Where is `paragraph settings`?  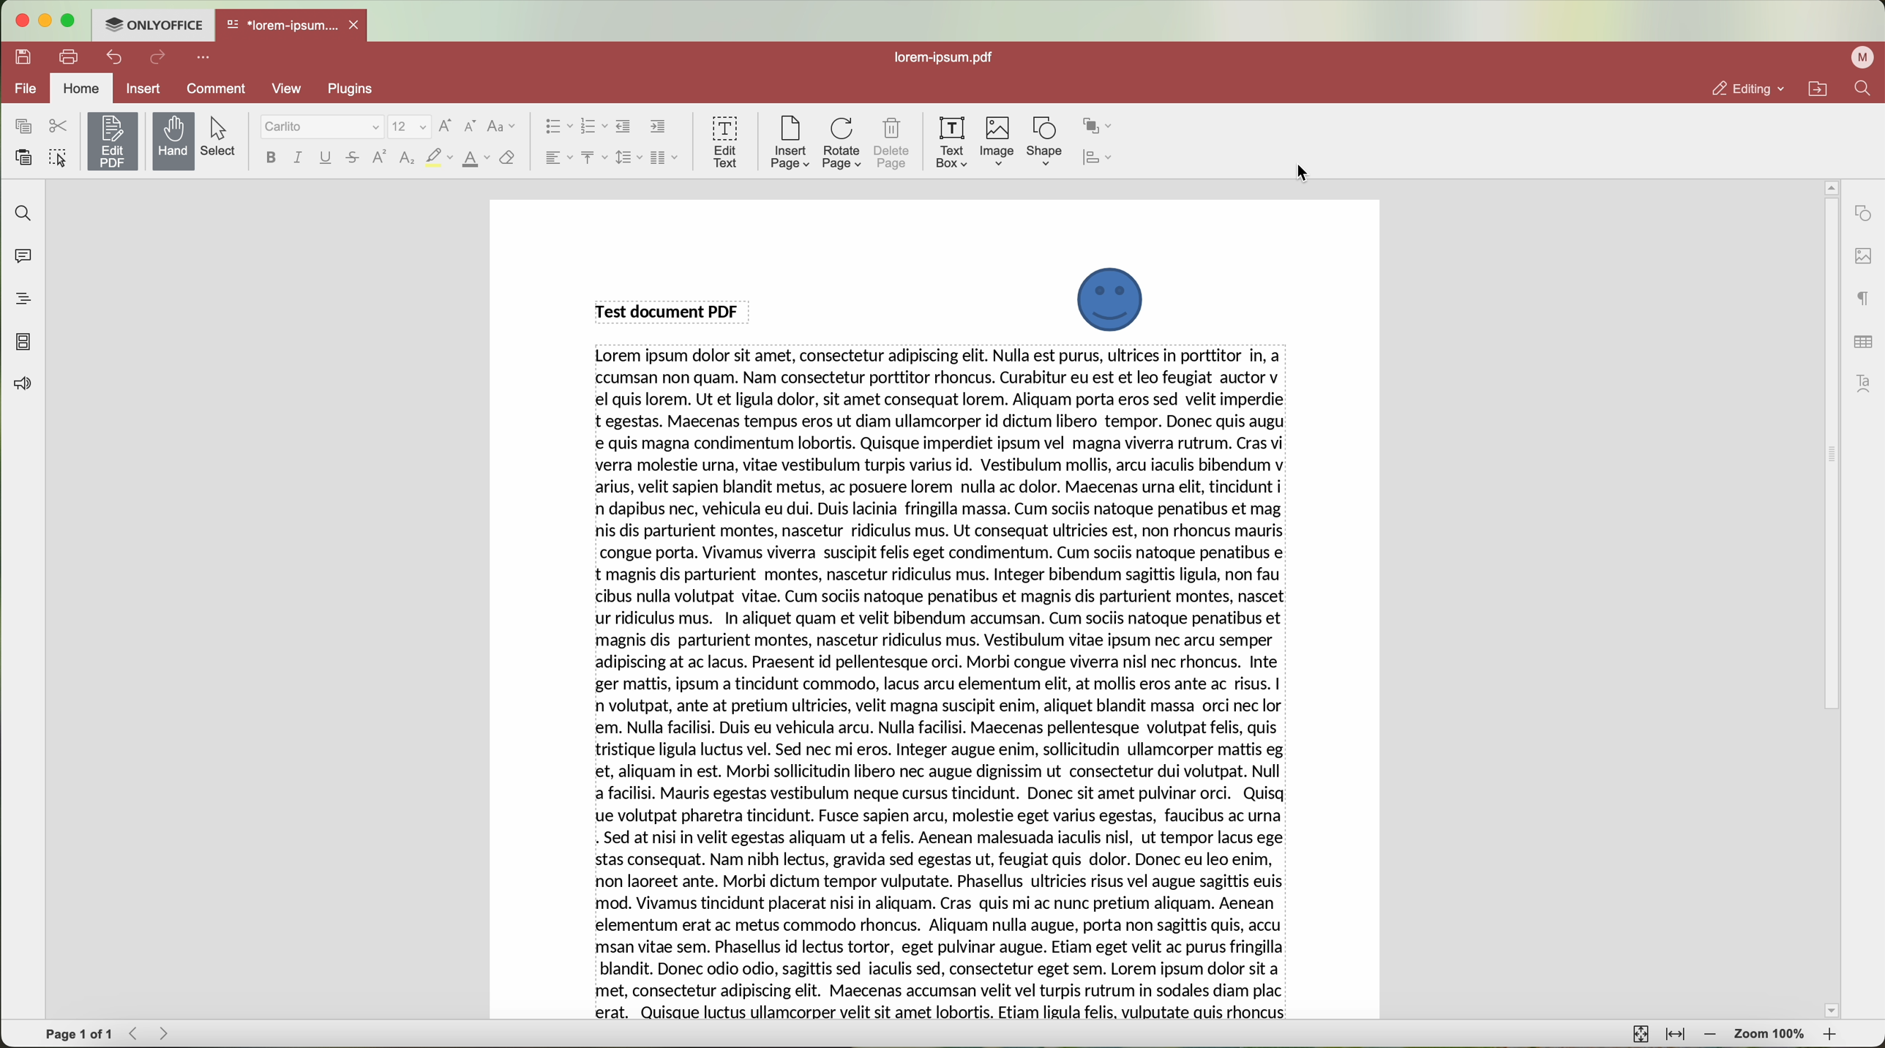 paragraph settings is located at coordinates (1859, 299).